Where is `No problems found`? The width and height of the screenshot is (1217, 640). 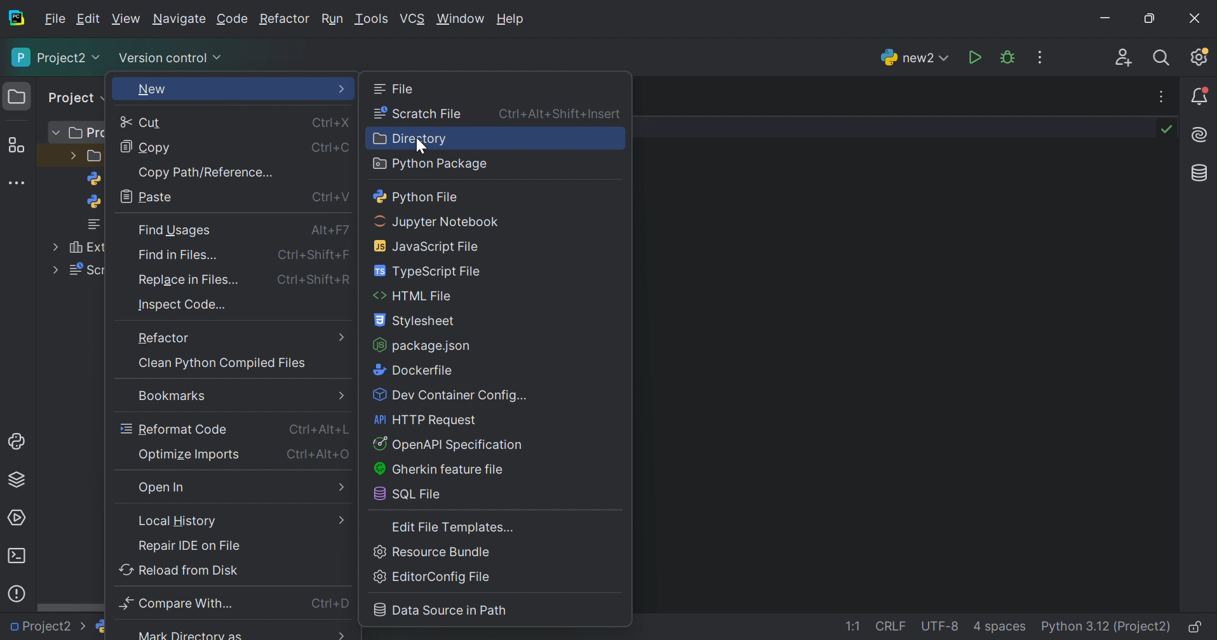
No problems found is located at coordinates (1169, 131).